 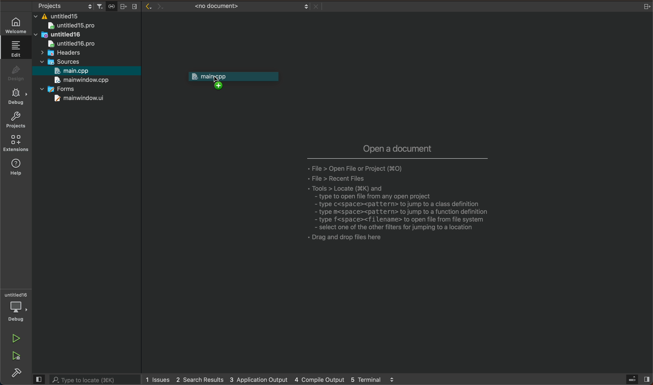 I want to click on build, so click(x=13, y=373).